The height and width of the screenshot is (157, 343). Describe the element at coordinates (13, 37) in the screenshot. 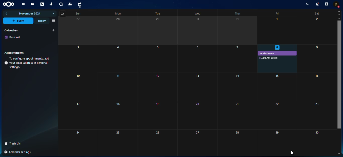

I see `personal` at that location.